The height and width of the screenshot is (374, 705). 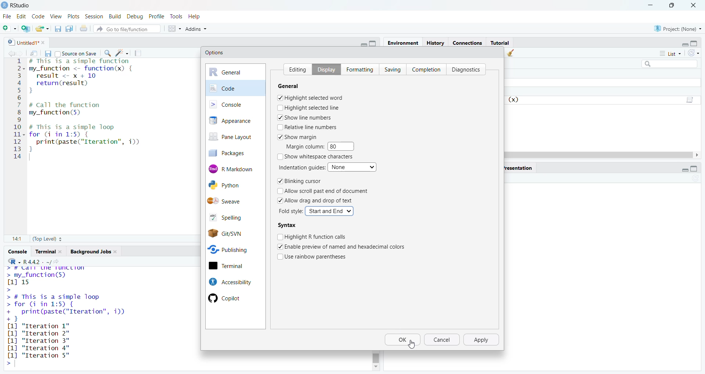 I want to click on language select, so click(x=11, y=261).